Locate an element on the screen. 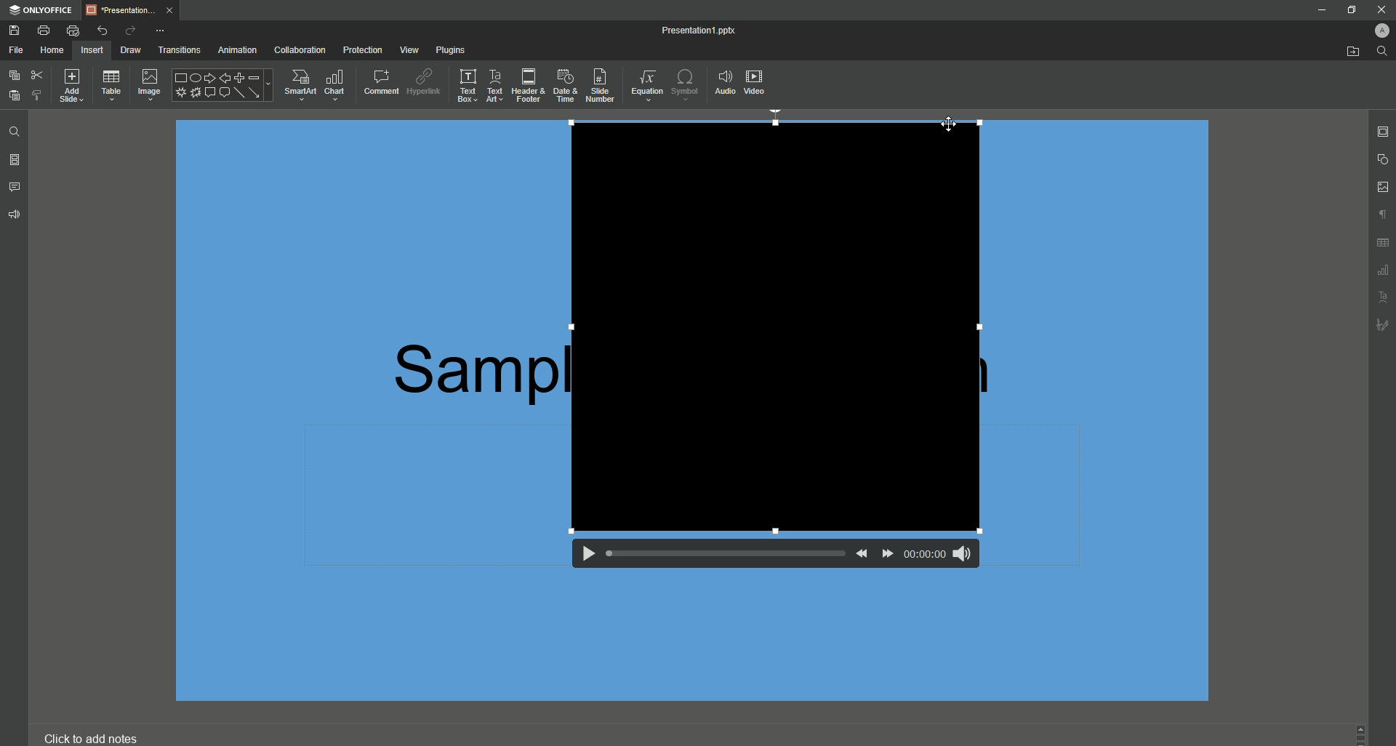 Image resolution: width=1396 pixels, height=746 pixels. Paste is located at coordinates (13, 97).